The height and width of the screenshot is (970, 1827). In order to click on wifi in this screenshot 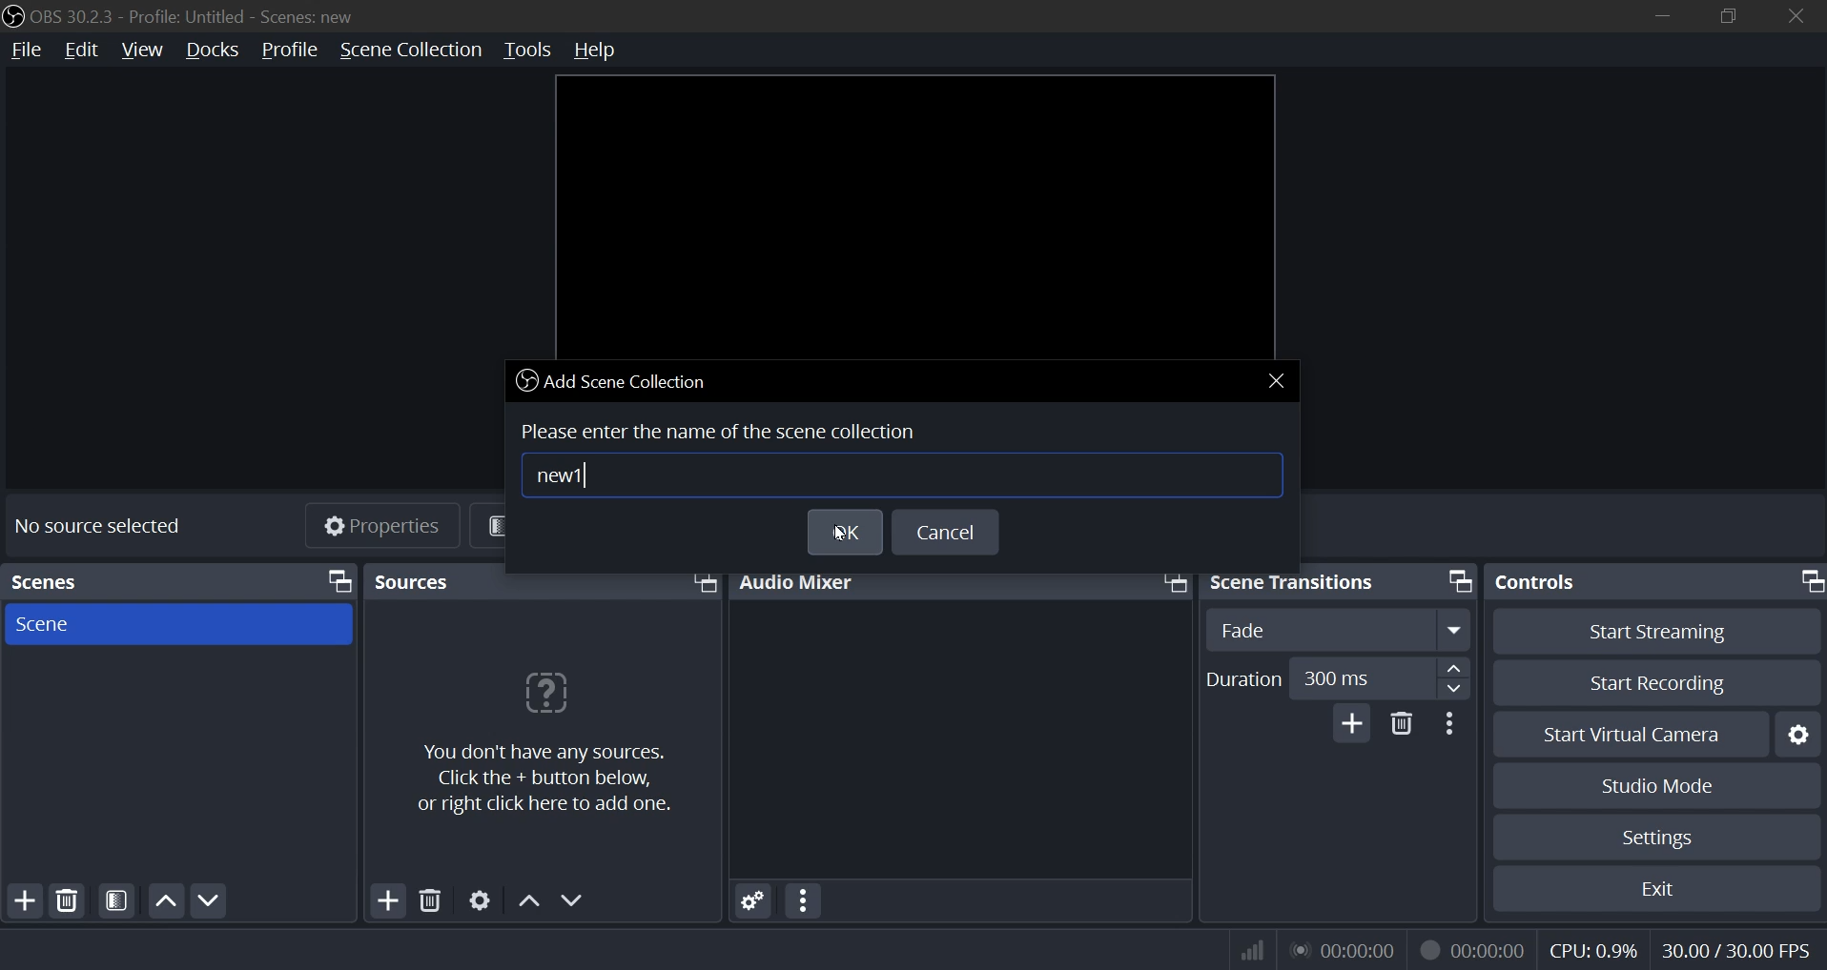, I will do `click(1243, 949)`.